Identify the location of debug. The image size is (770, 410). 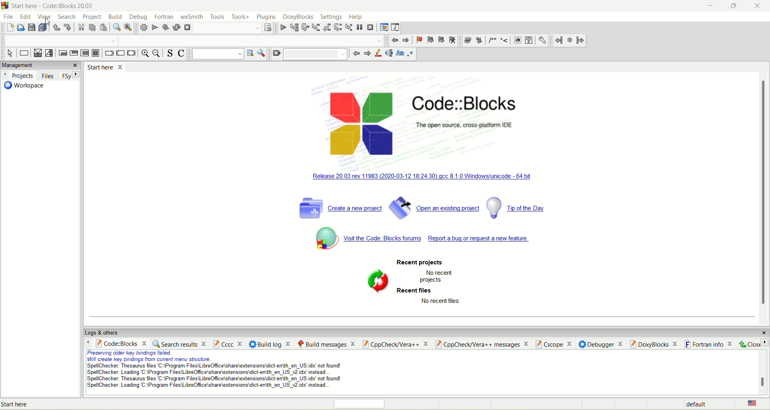
(137, 16).